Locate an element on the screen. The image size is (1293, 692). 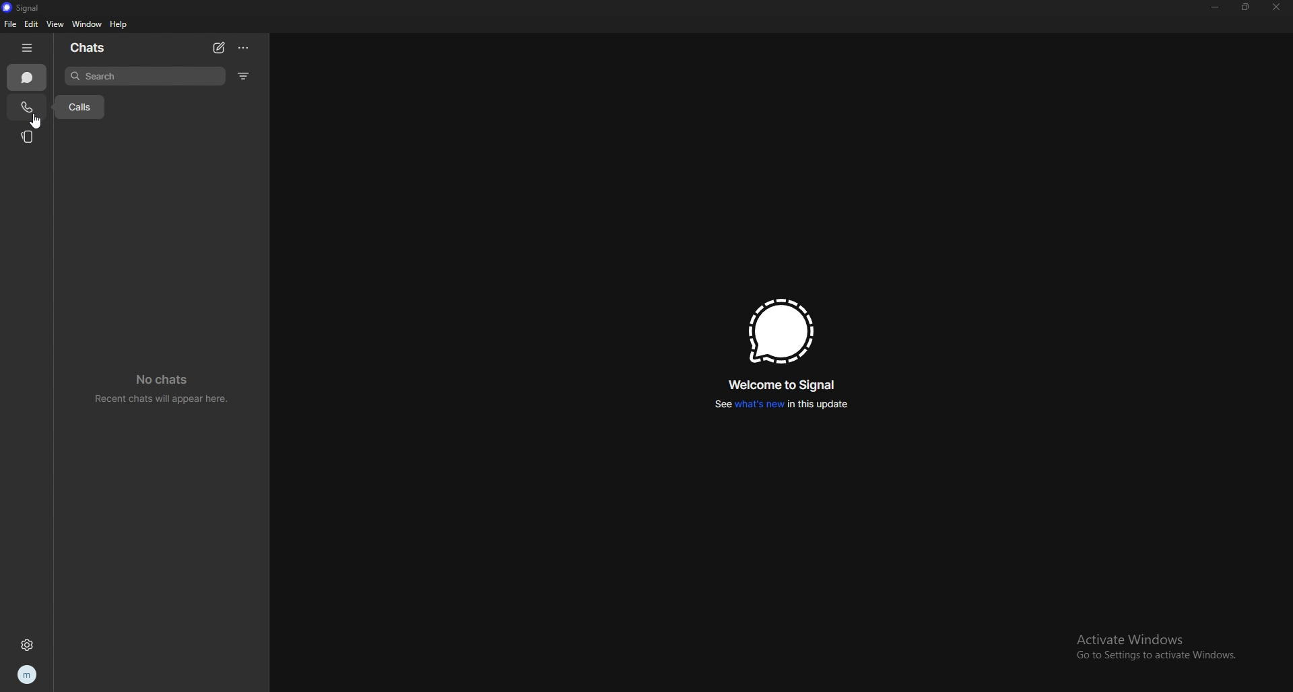
see whats new in this update is located at coordinates (781, 404).